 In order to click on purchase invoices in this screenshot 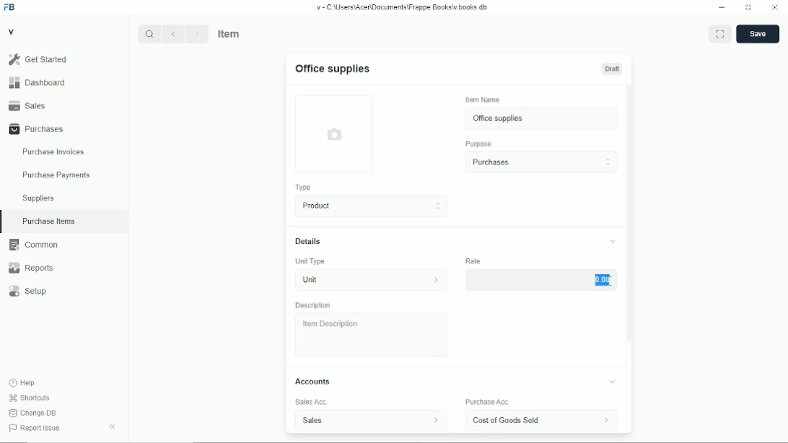, I will do `click(53, 152)`.